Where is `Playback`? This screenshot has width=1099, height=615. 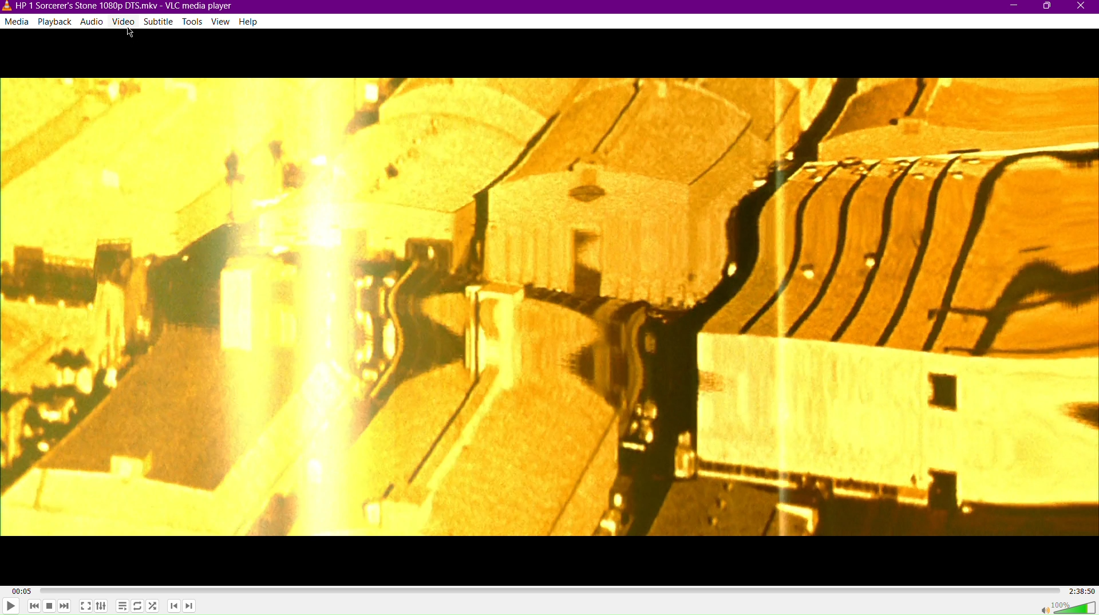
Playback is located at coordinates (57, 23).